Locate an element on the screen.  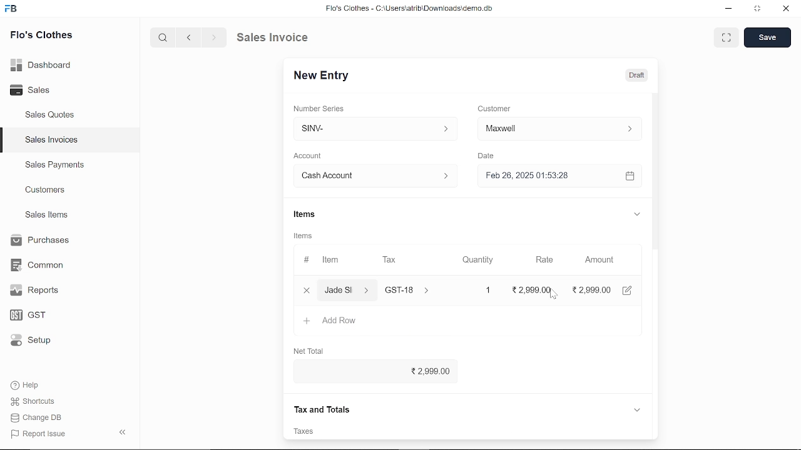
Account is located at coordinates (311, 156).